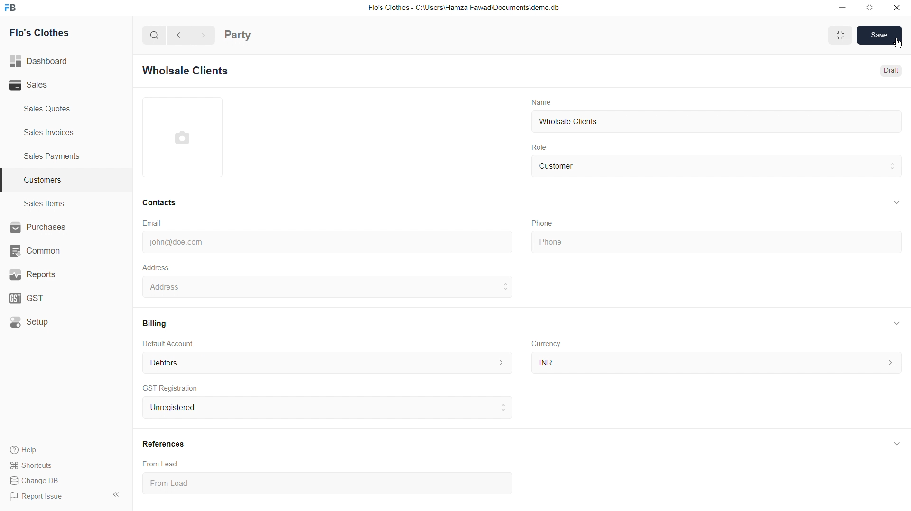  What do you see at coordinates (181, 35) in the screenshot?
I see `back` at bounding box center [181, 35].